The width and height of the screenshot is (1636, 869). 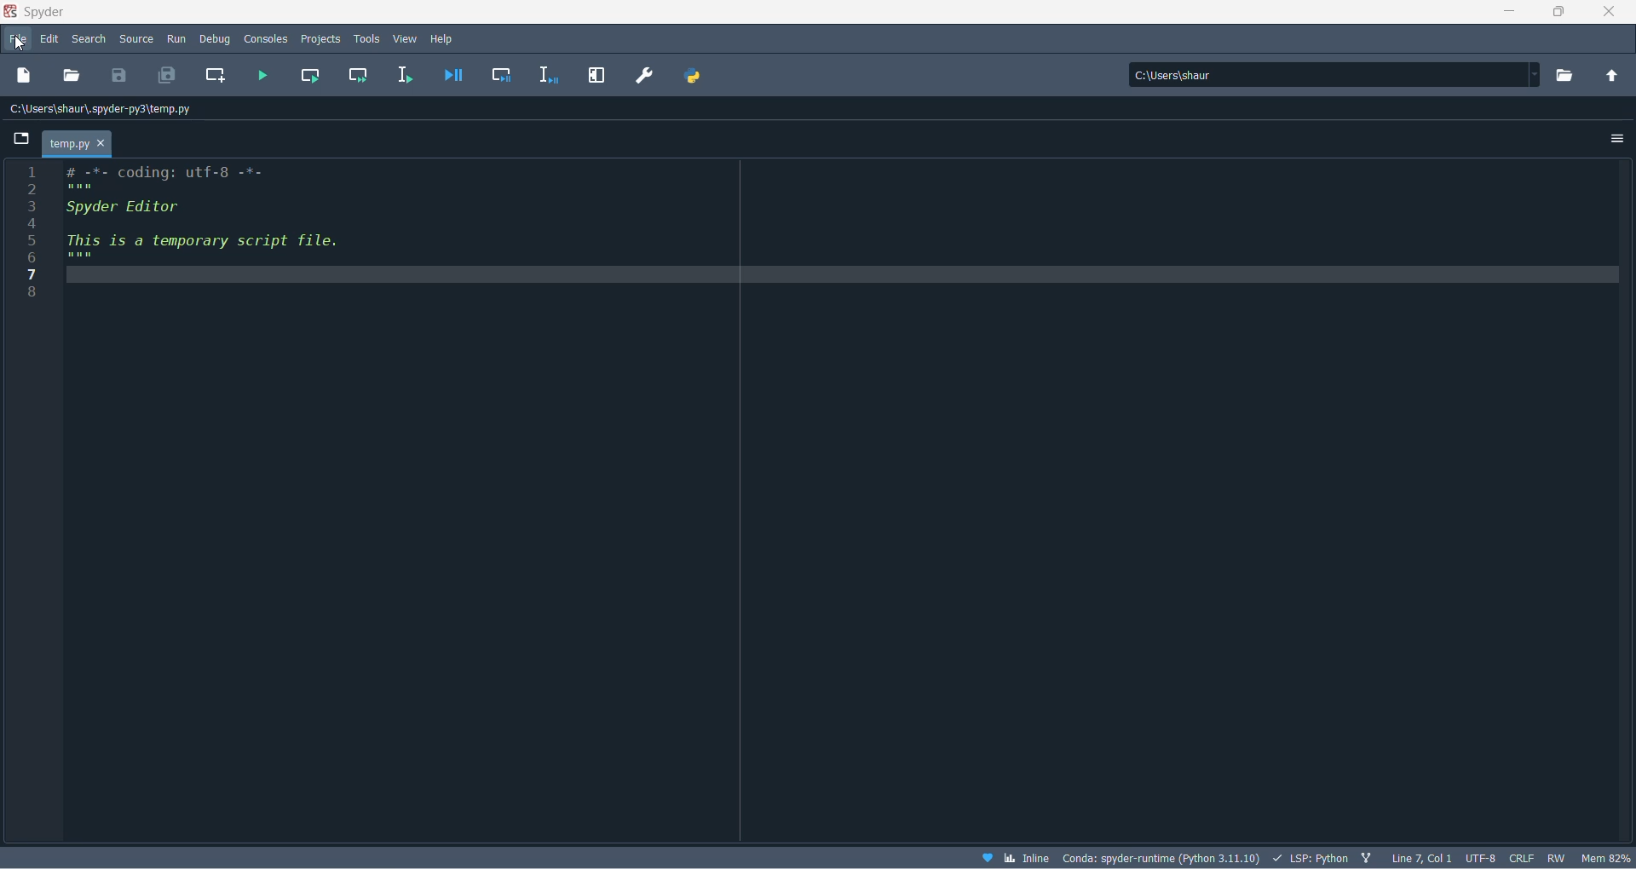 What do you see at coordinates (217, 74) in the screenshot?
I see `create new cell` at bounding box center [217, 74].